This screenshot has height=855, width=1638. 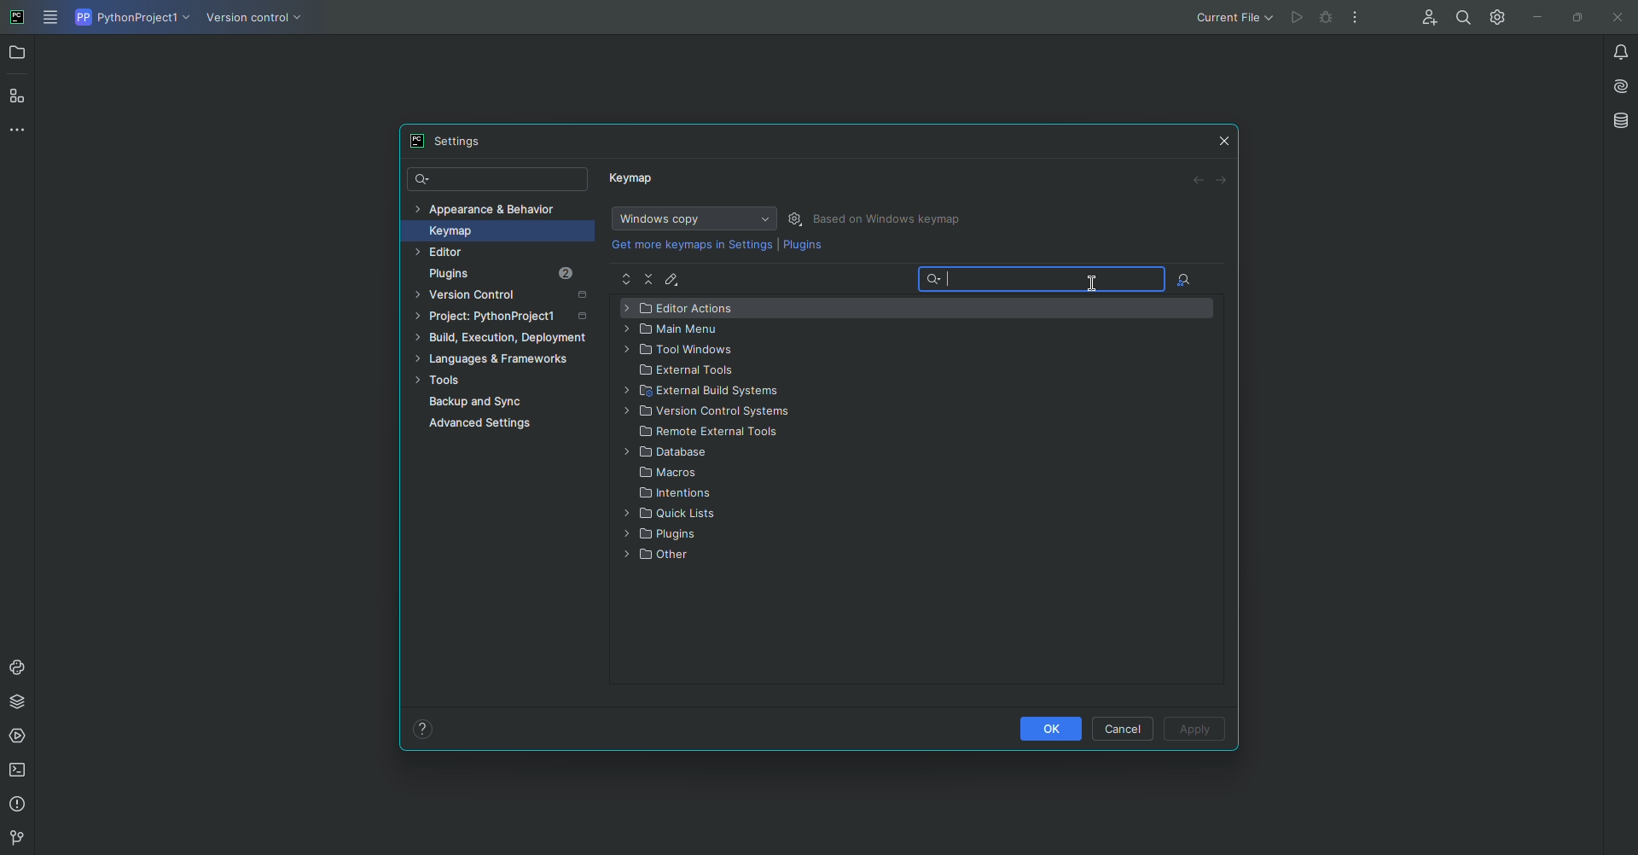 I want to click on Based on Windows Keymap, so click(x=891, y=219).